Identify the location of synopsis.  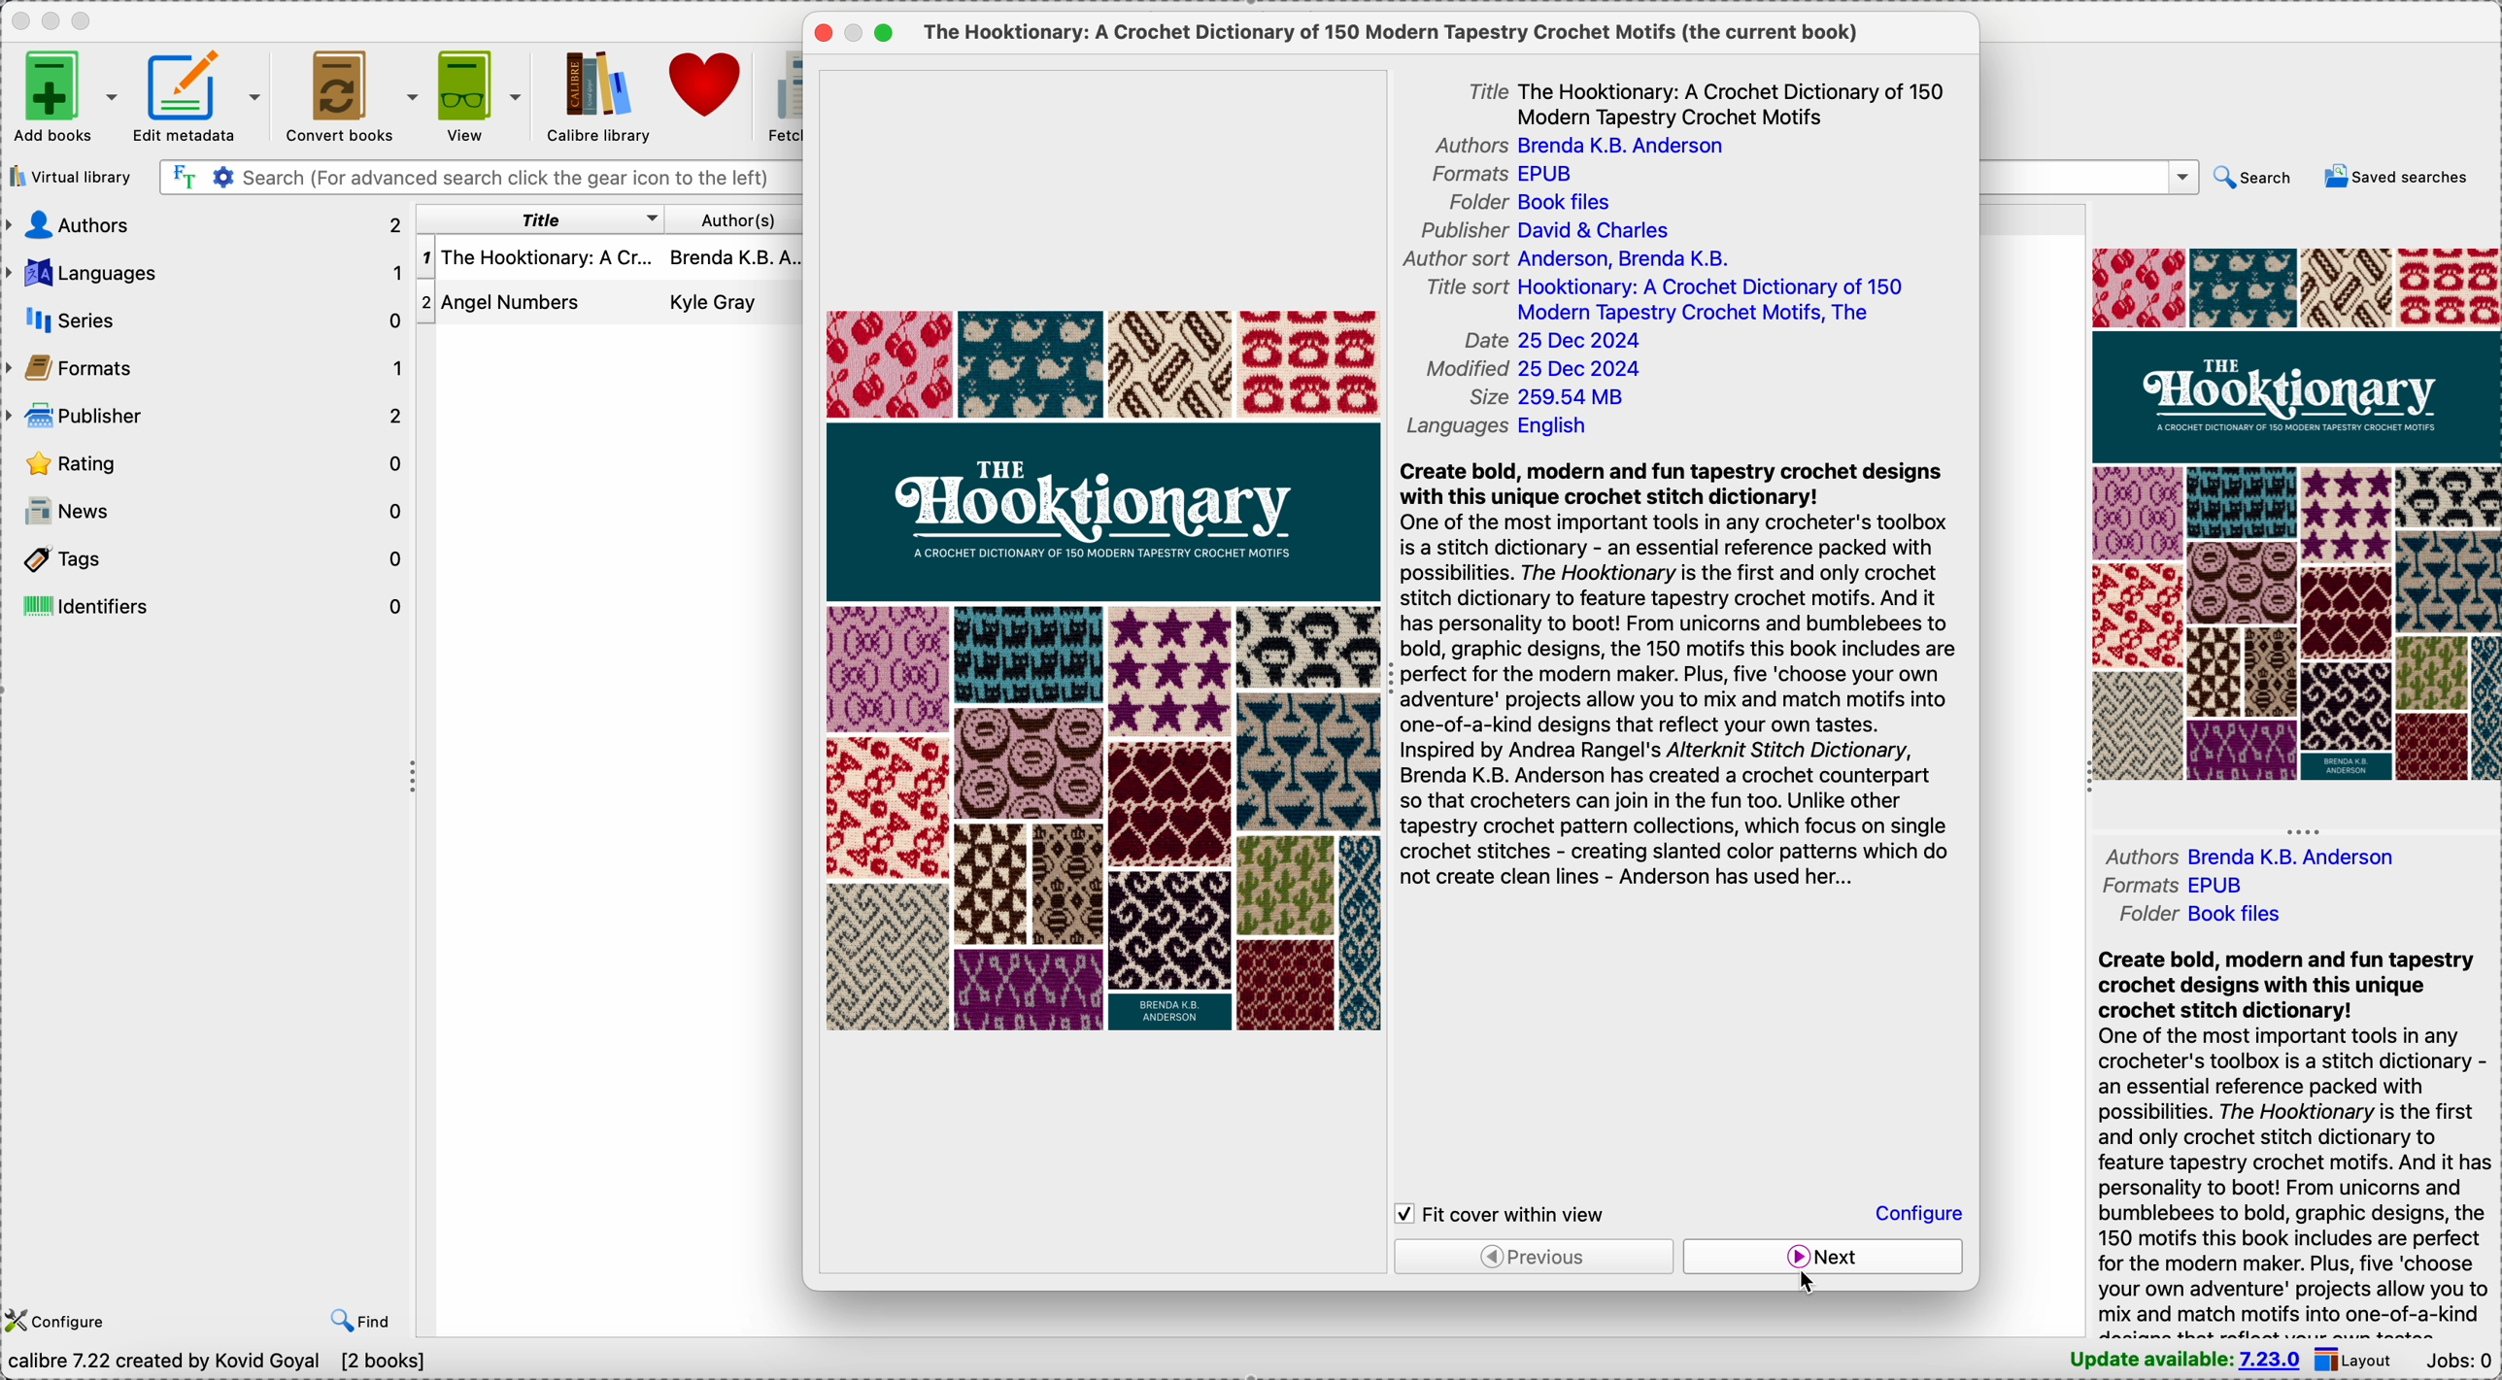
(2294, 1141).